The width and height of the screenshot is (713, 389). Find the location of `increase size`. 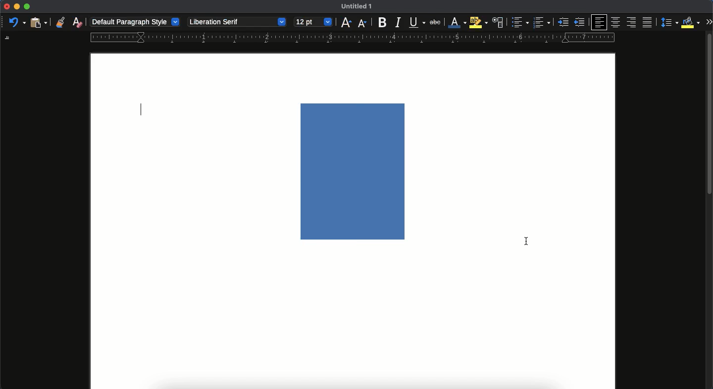

increase size is located at coordinates (346, 23).